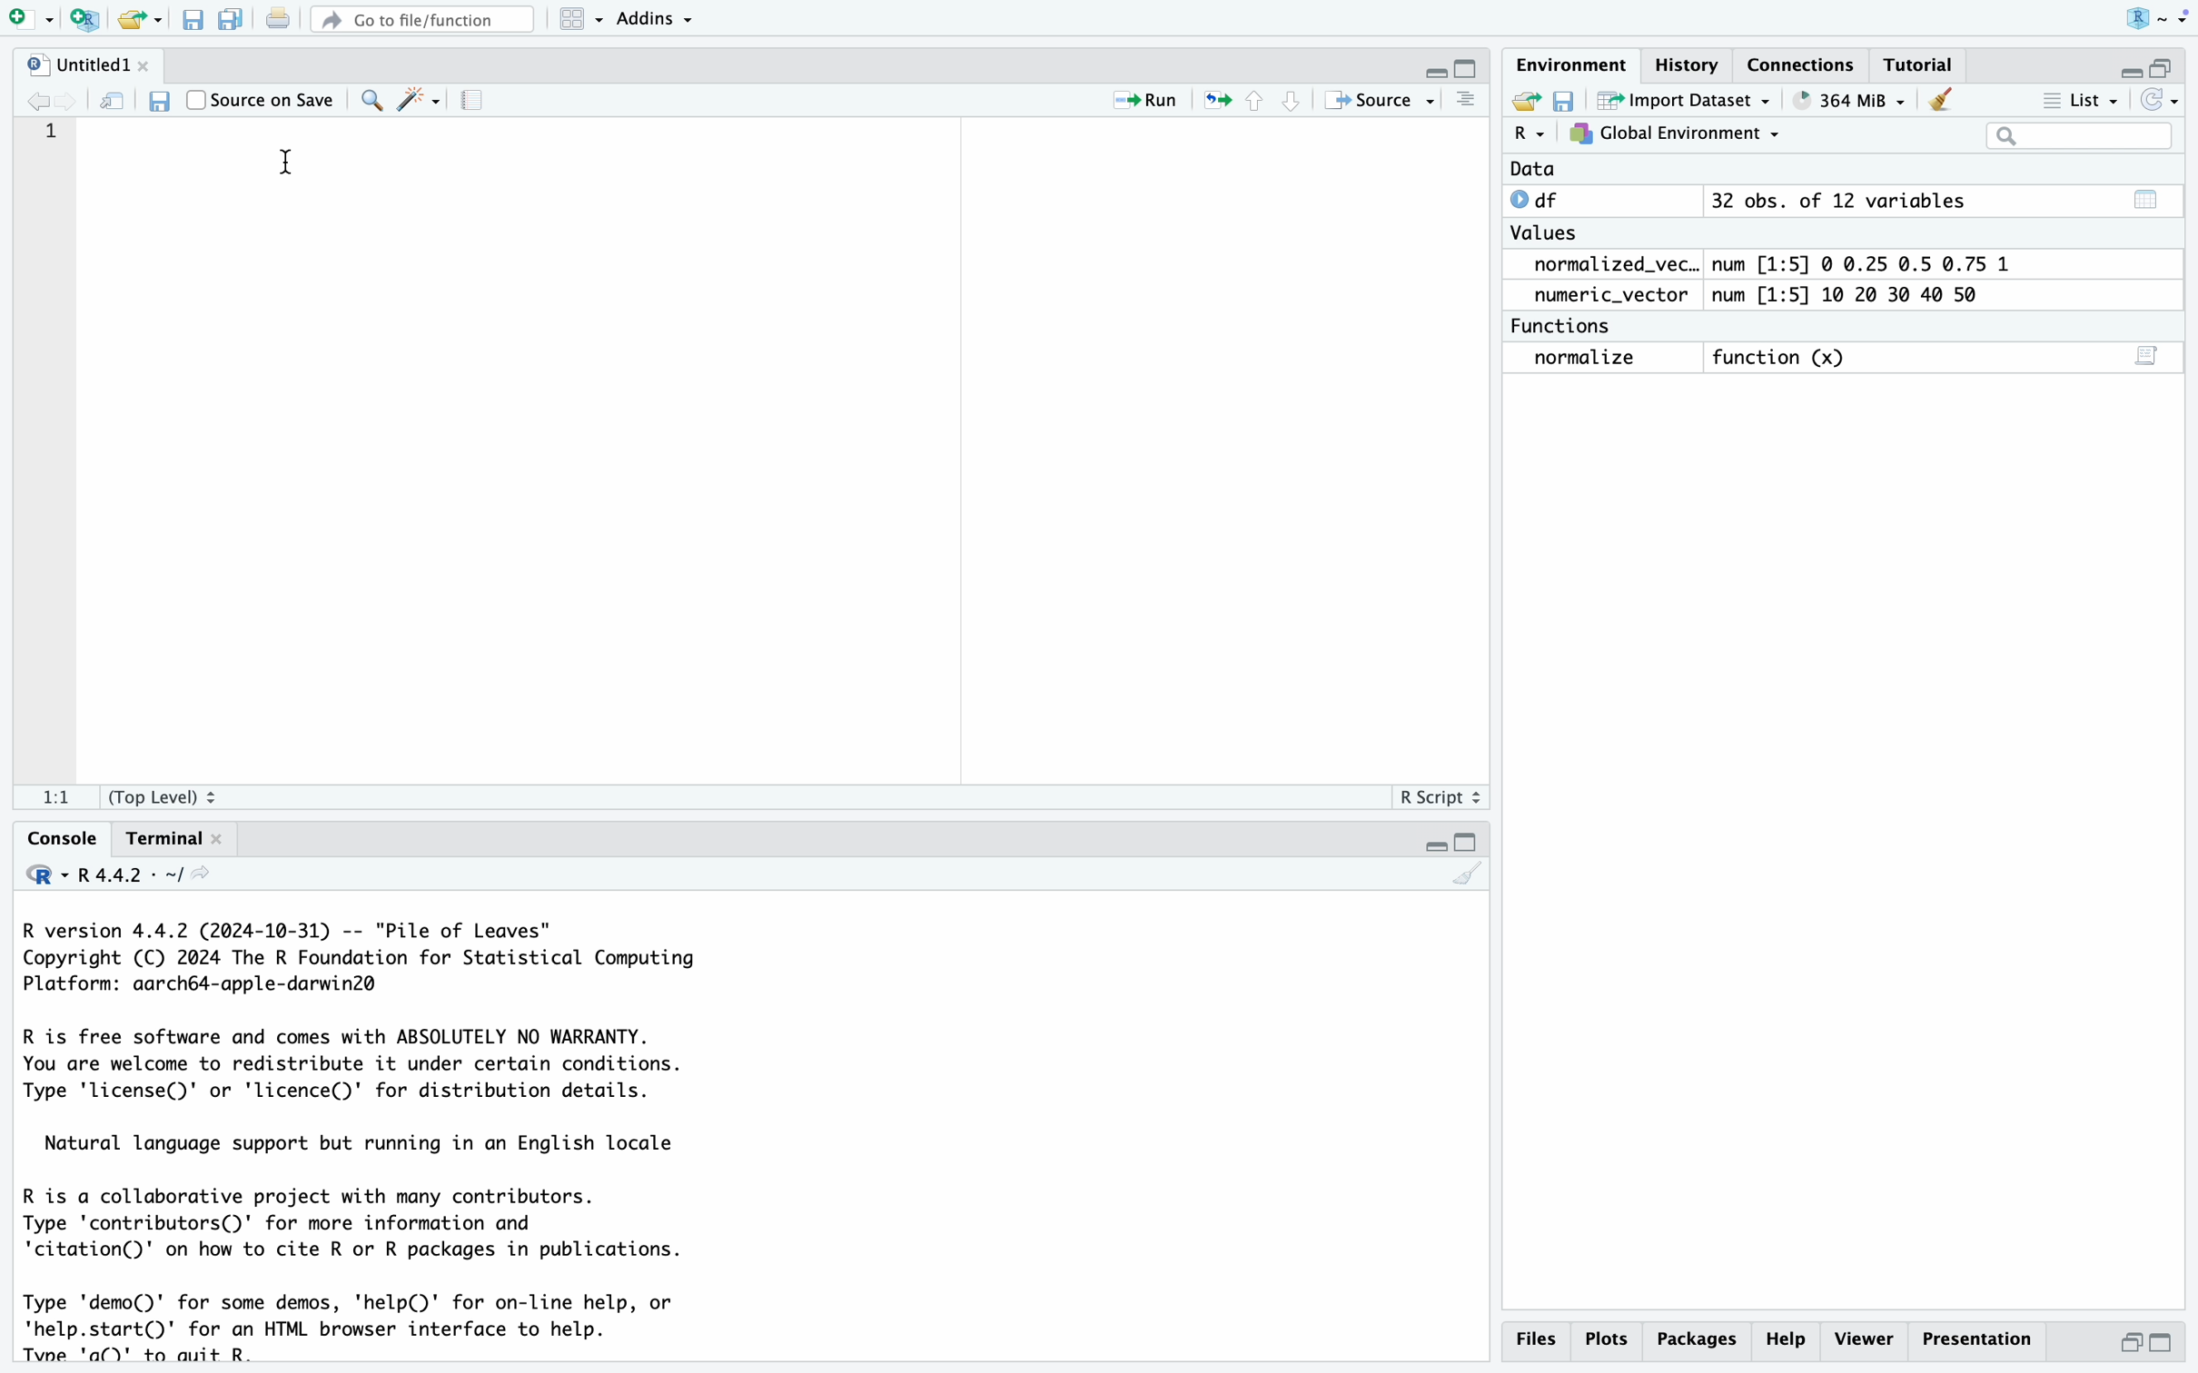 The width and height of the screenshot is (2198, 1373). I want to click on num [1:5] 0 0.25 0.5 0.75 1, so click(1866, 264).